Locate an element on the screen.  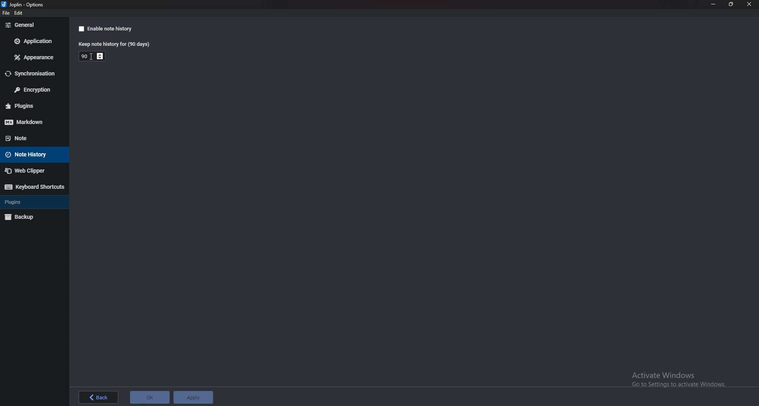
minimize is located at coordinates (713, 4).